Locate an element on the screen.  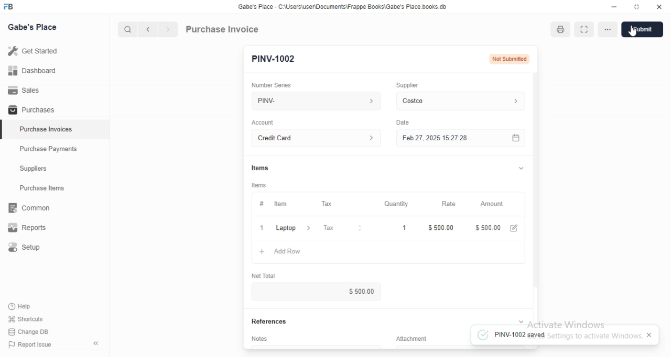
References is located at coordinates (269, 321).